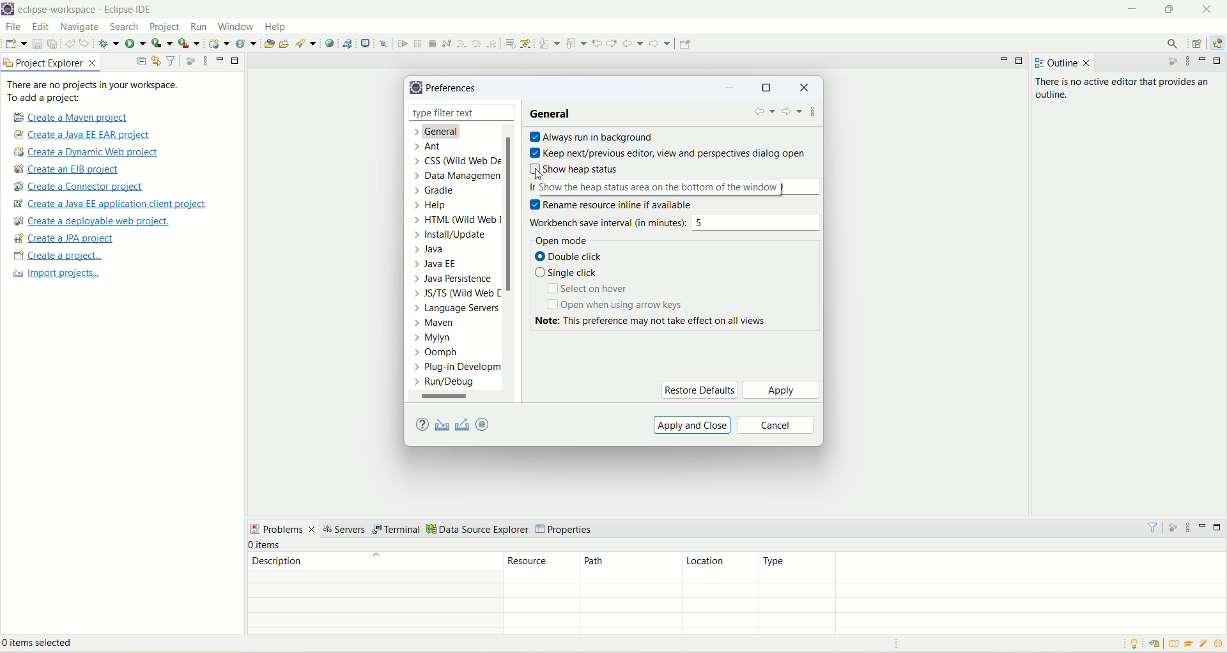 Image resolution: width=1227 pixels, height=653 pixels. Describe the element at coordinates (68, 117) in the screenshot. I see `create a Maven project` at that location.